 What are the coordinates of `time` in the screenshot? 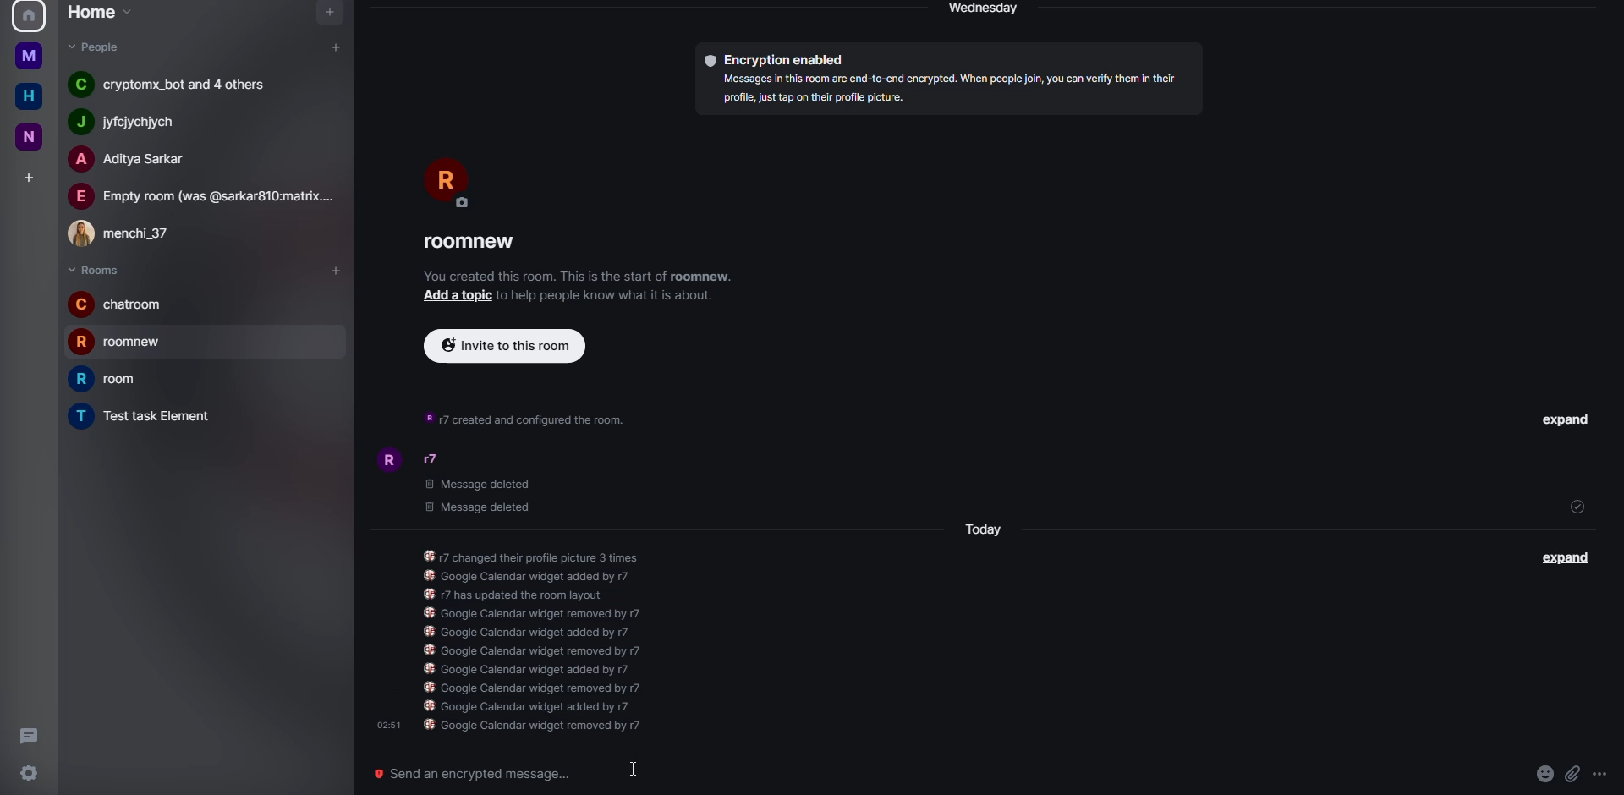 It's located at (387, 724).